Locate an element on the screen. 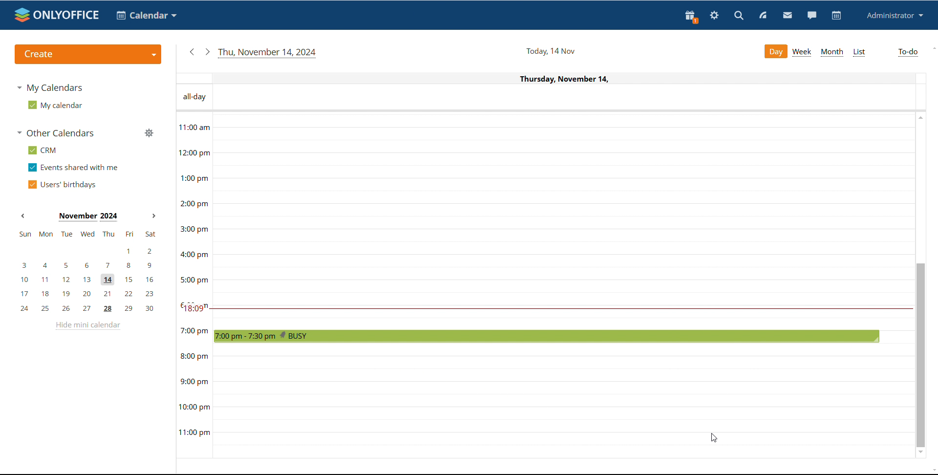  next date is located at coordinates (207, 52).